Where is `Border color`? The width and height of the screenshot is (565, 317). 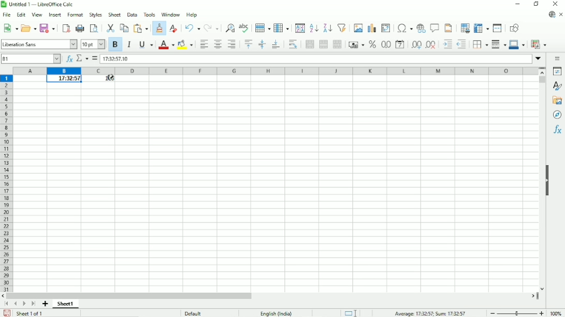
Border color is located at coordinates (517, 45).